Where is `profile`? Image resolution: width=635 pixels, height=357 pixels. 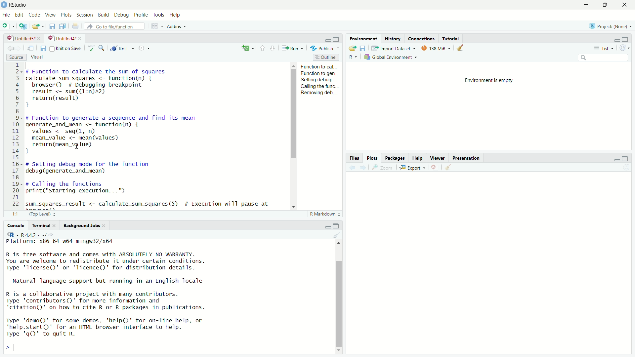 profile is located at coordinates (140, 14).